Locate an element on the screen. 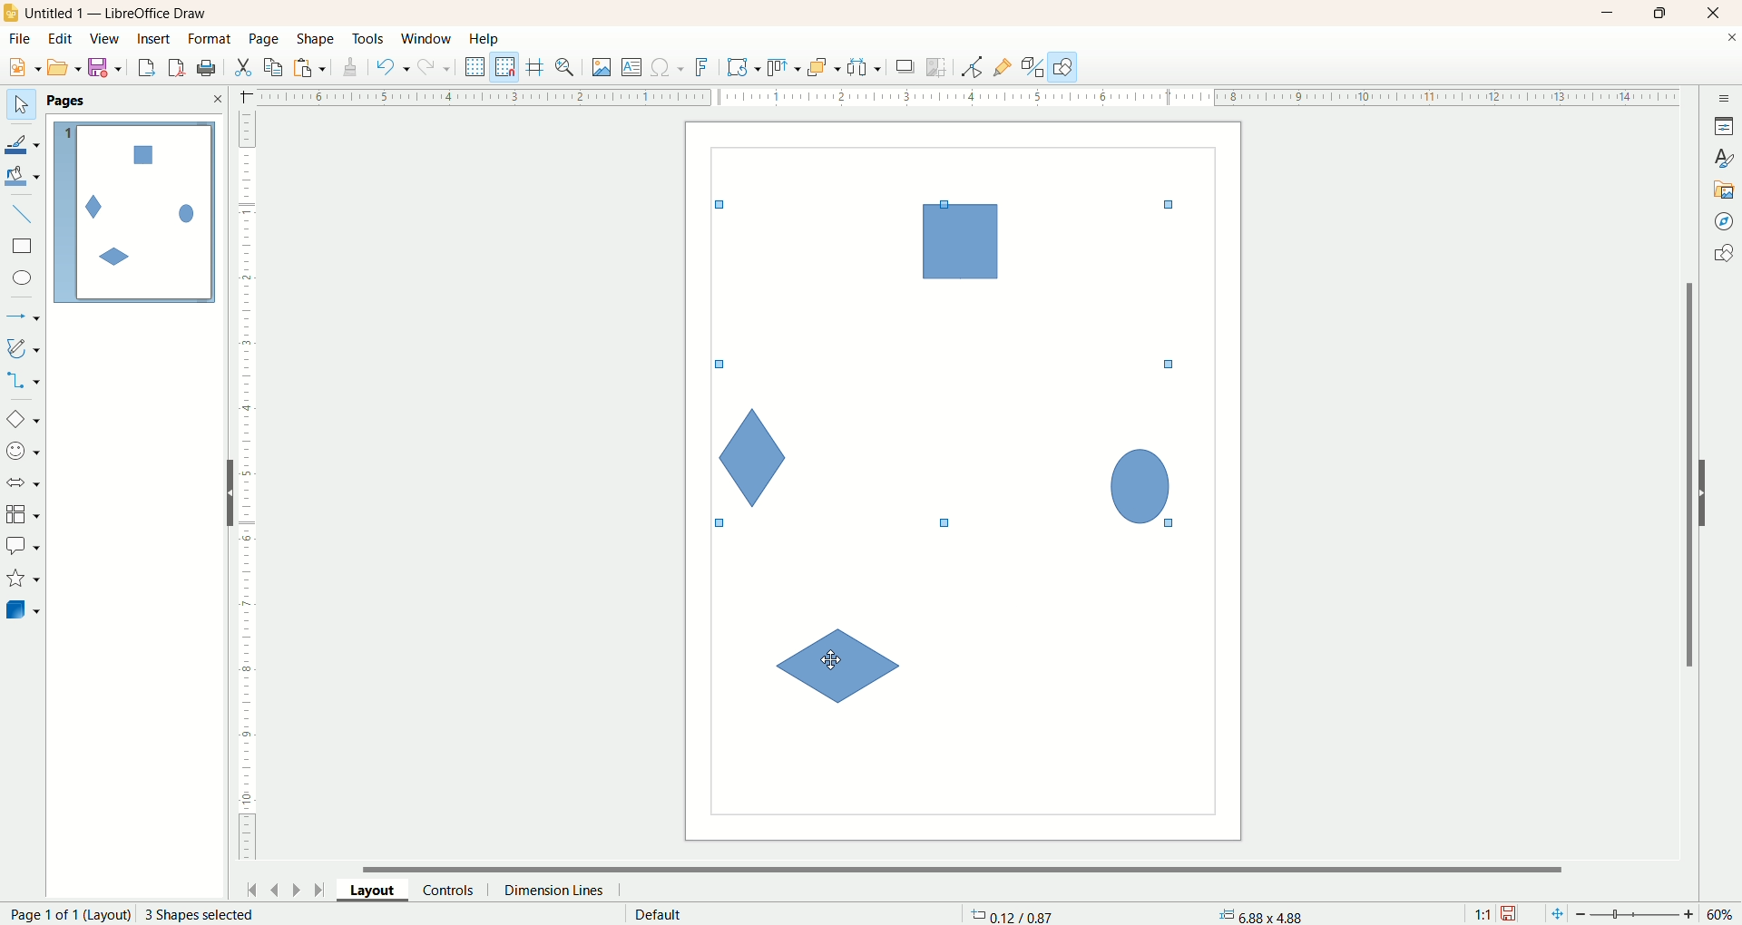 This screenshot has width=1742, height=925. gluepoint function is located at coordinates (1003, 68).